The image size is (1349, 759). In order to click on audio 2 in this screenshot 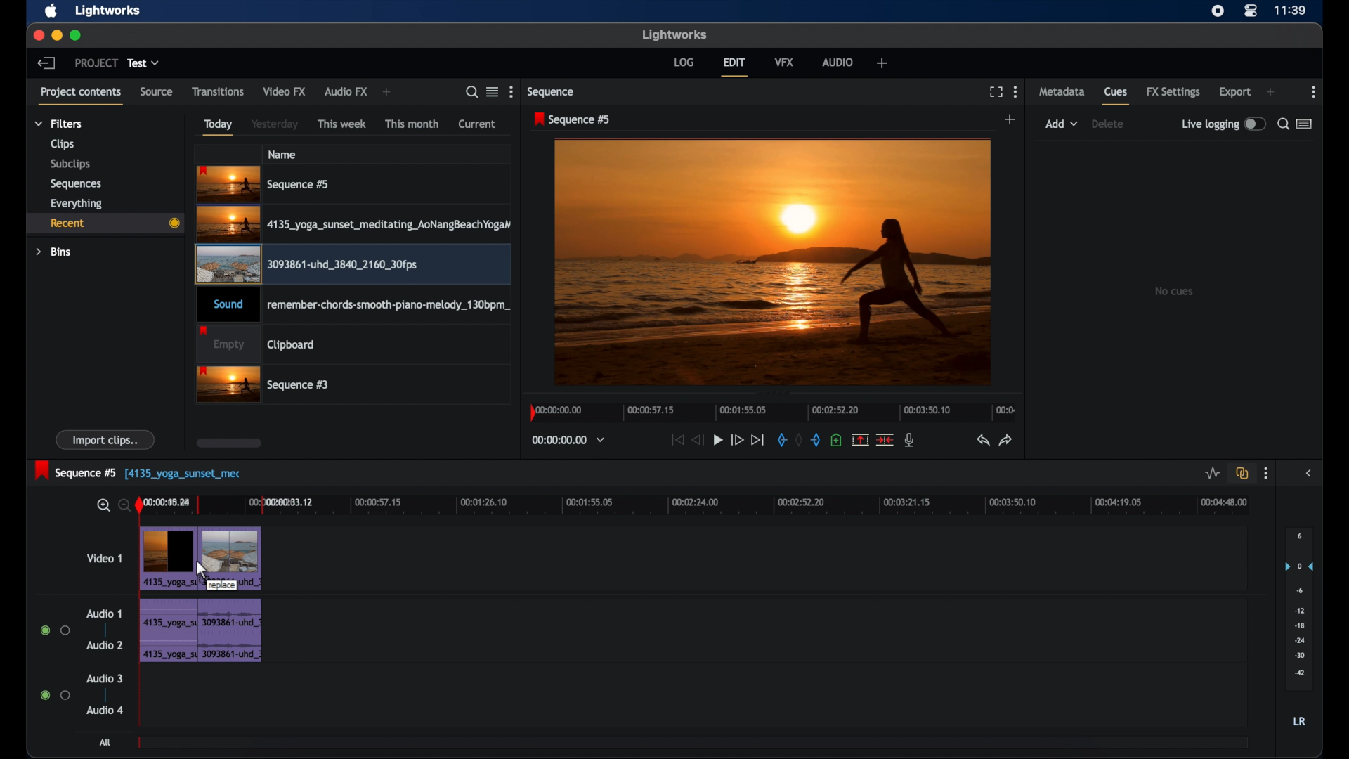, I will do `click(106, 645)`.